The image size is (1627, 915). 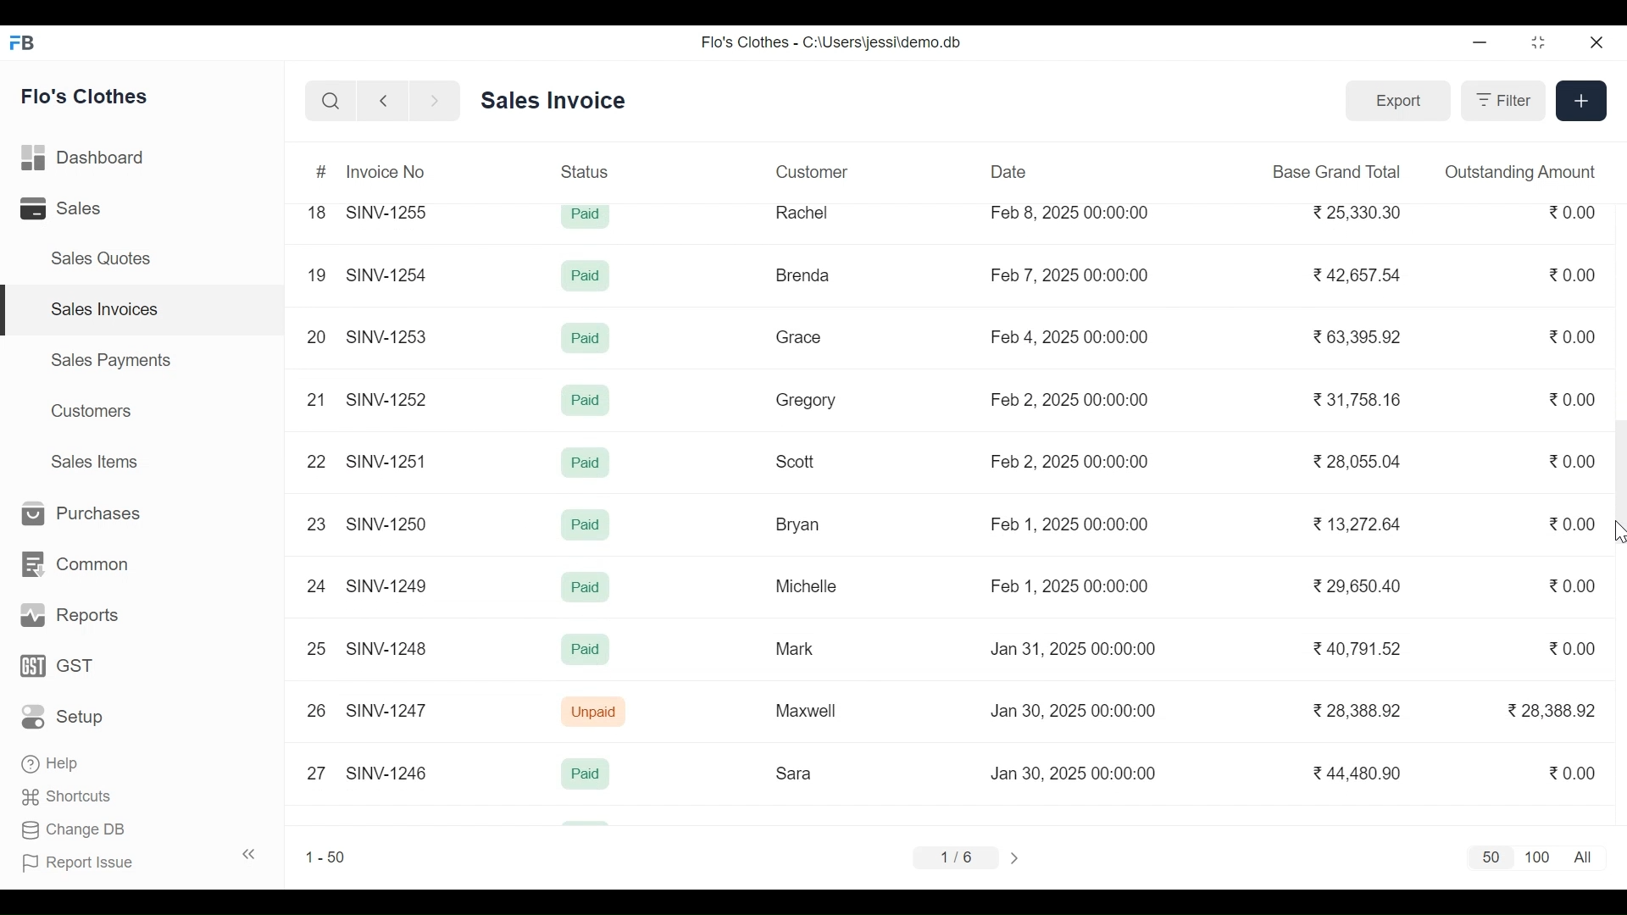 I want to click on 0.00, so click(x=1576, y=463).